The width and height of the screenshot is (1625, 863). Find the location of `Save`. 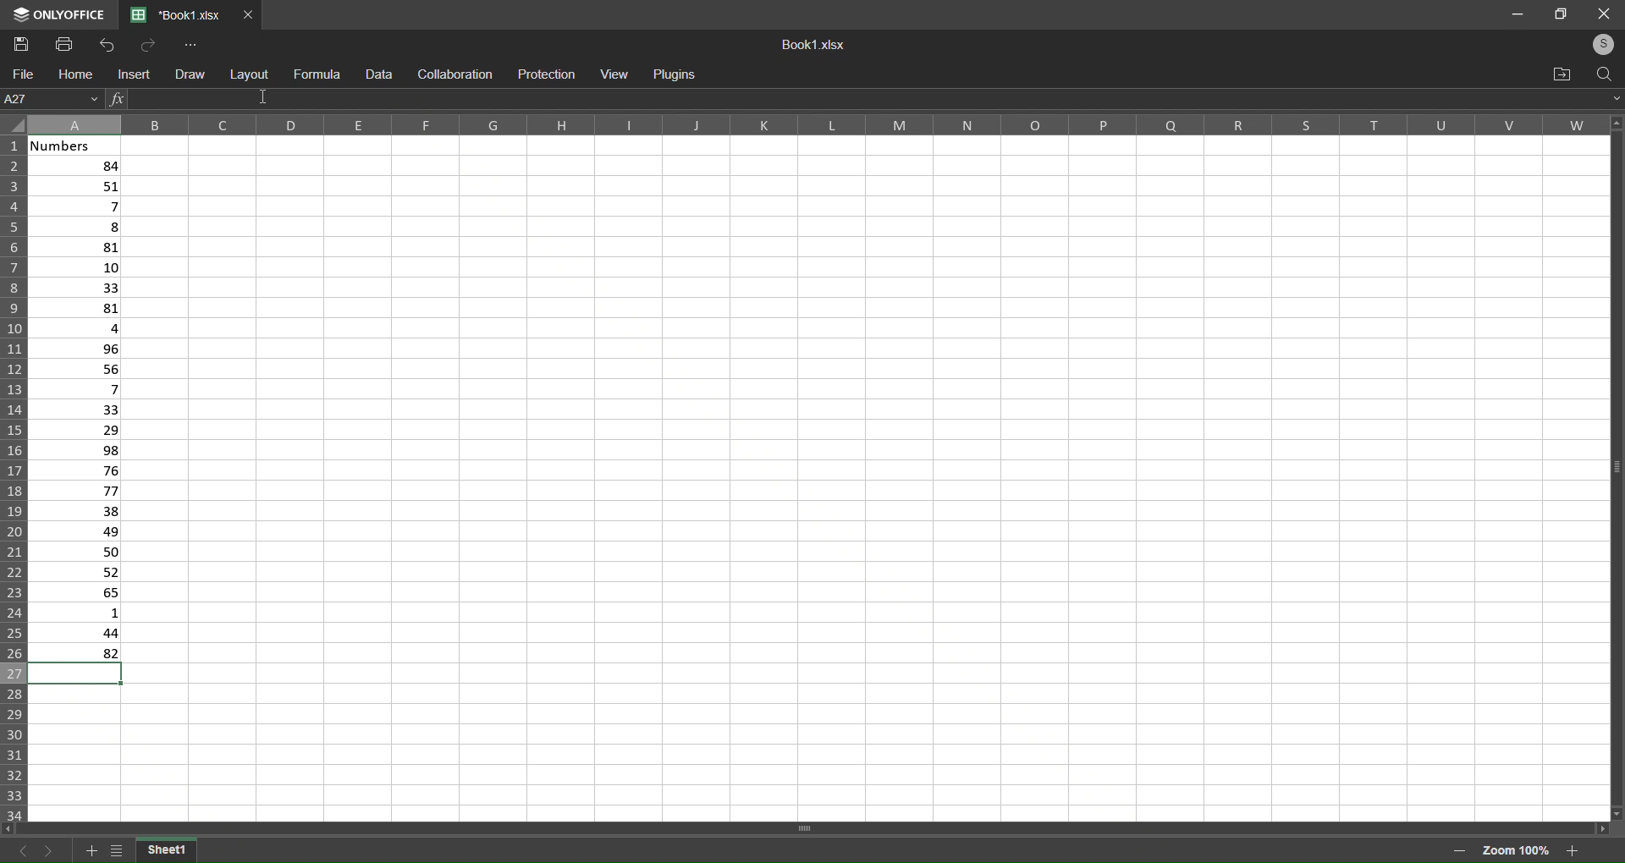

Save is located at coordinates (23, 43).